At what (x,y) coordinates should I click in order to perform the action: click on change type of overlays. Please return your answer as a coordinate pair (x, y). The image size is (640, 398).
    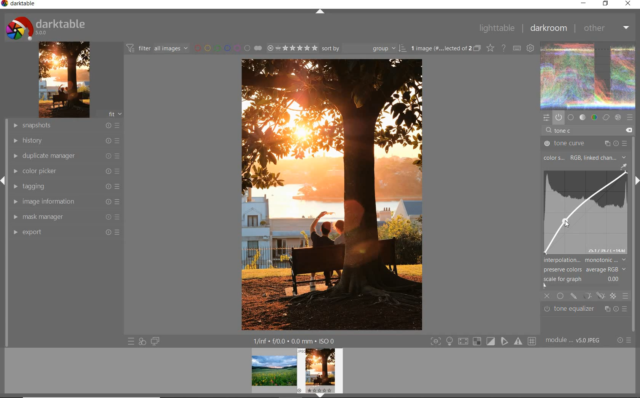
    Looking at the image, I should click on (491, 48).